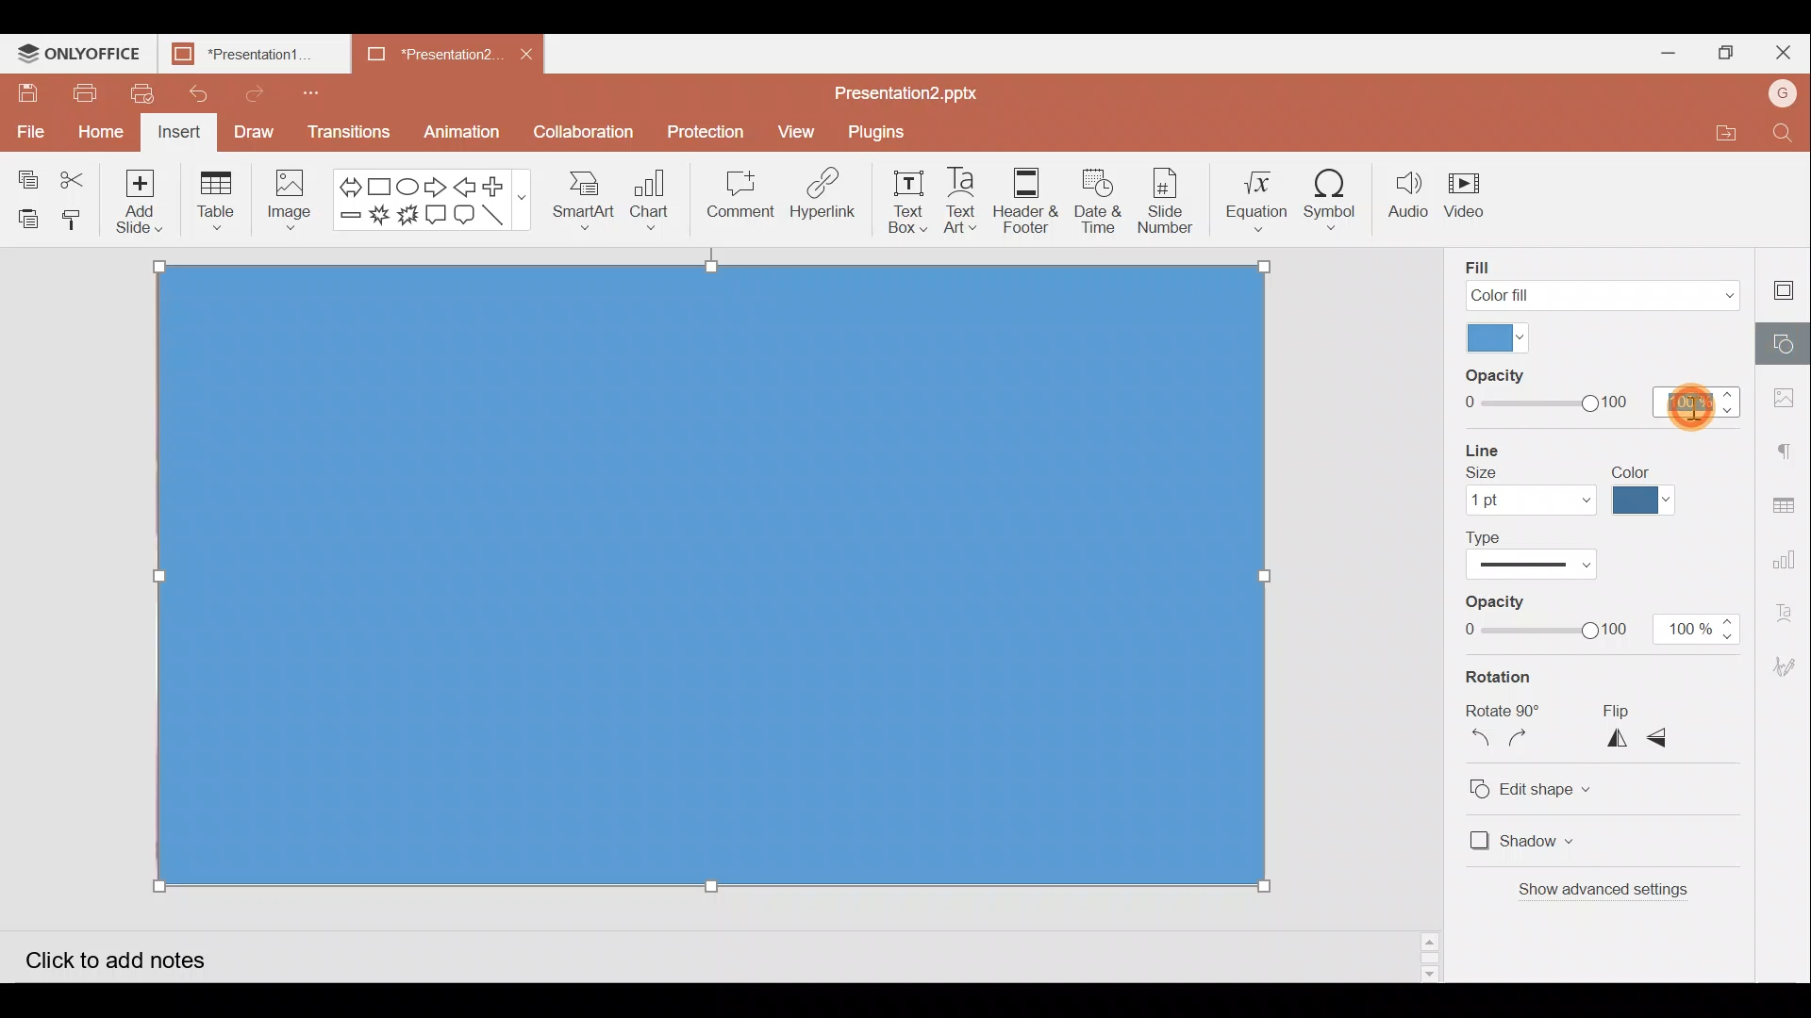  What do you see at coordinates (737, 195) in the screenshot?
I see `Comment` at bounding box center [737, 195].